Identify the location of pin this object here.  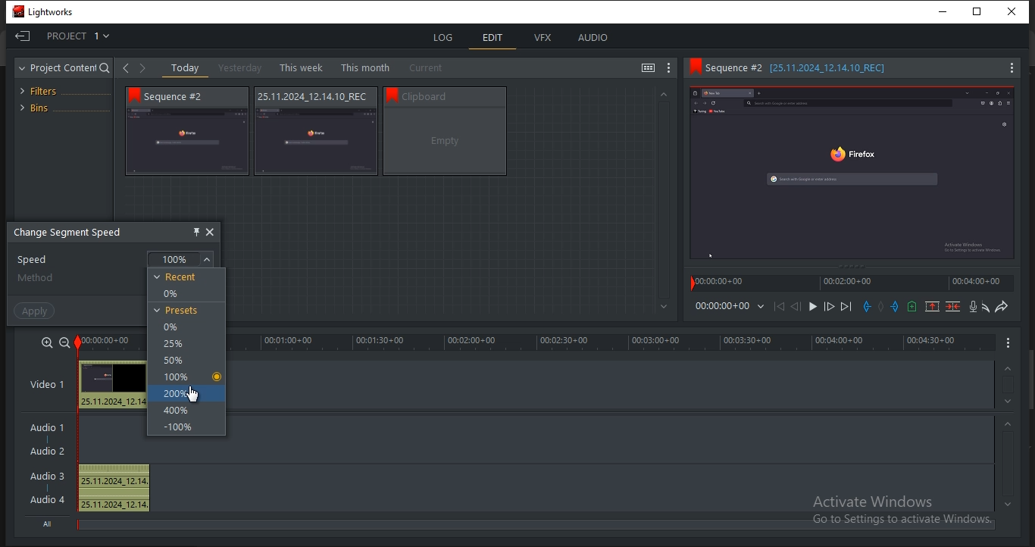
(197, 232).